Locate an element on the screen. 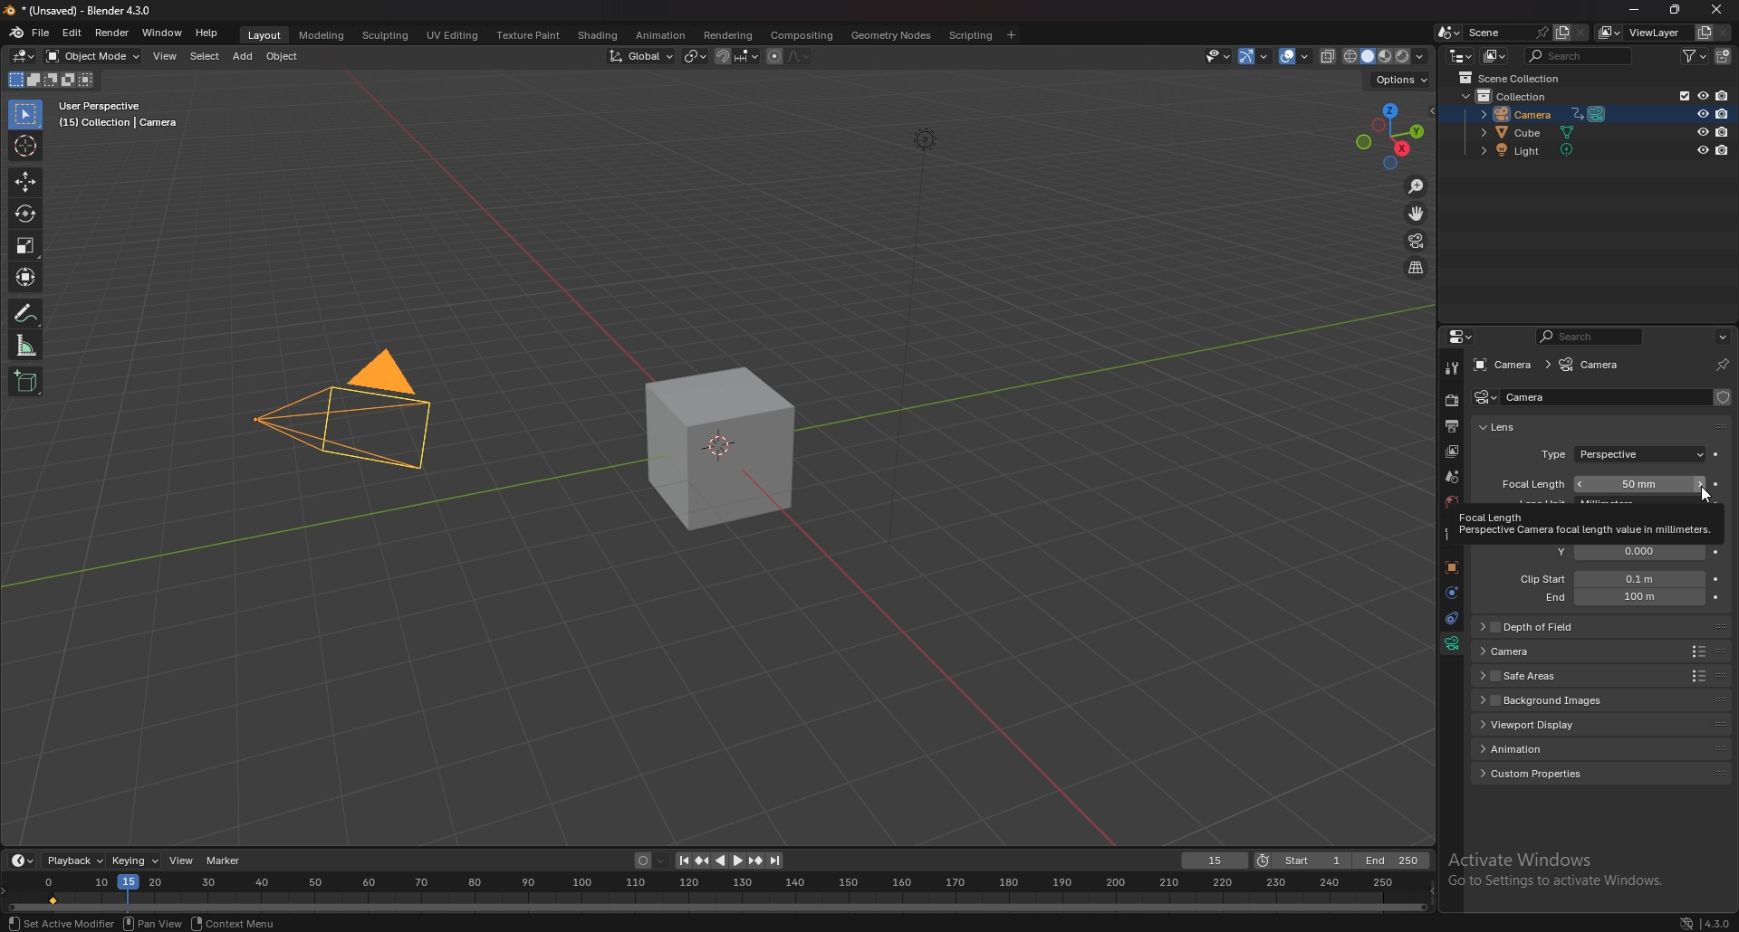  select is located at coordinates (202, 56).